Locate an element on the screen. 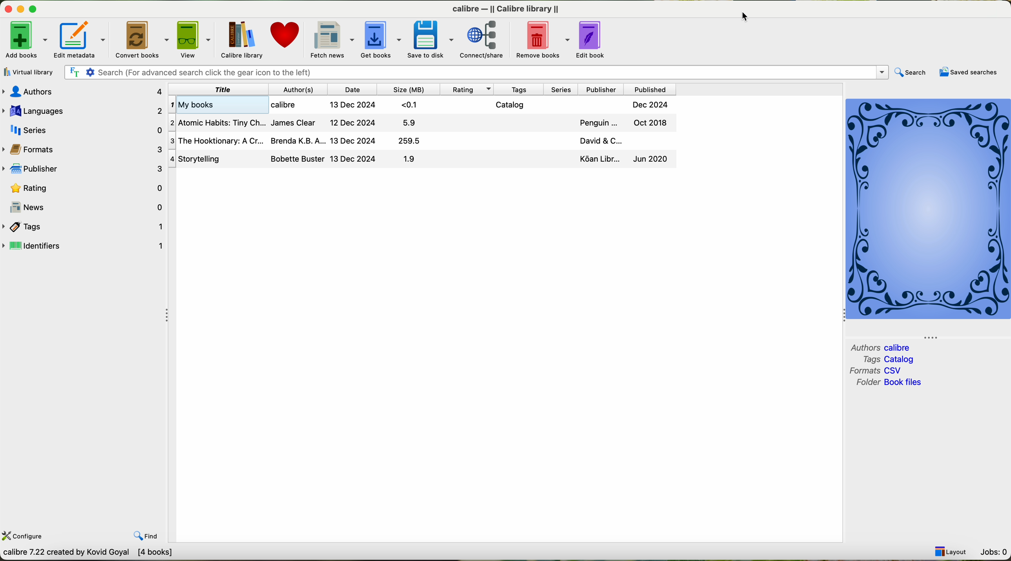  minimize Calibre is located at coordinates (21, 10).